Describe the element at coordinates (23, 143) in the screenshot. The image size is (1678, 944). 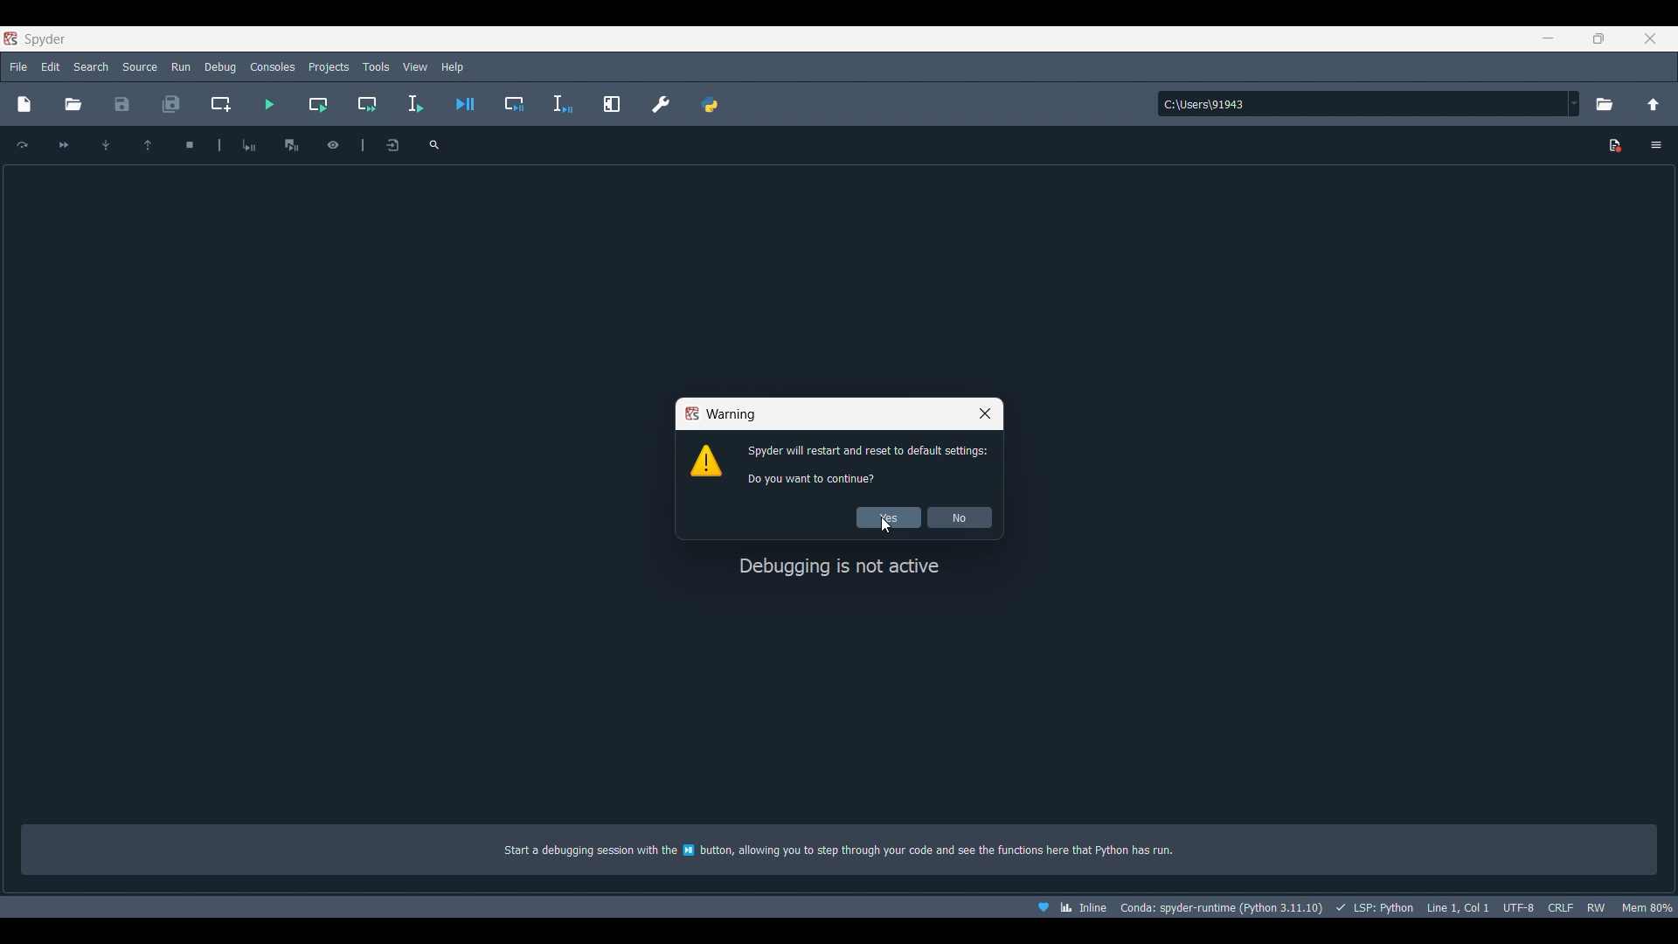
I see `reload` at that location.